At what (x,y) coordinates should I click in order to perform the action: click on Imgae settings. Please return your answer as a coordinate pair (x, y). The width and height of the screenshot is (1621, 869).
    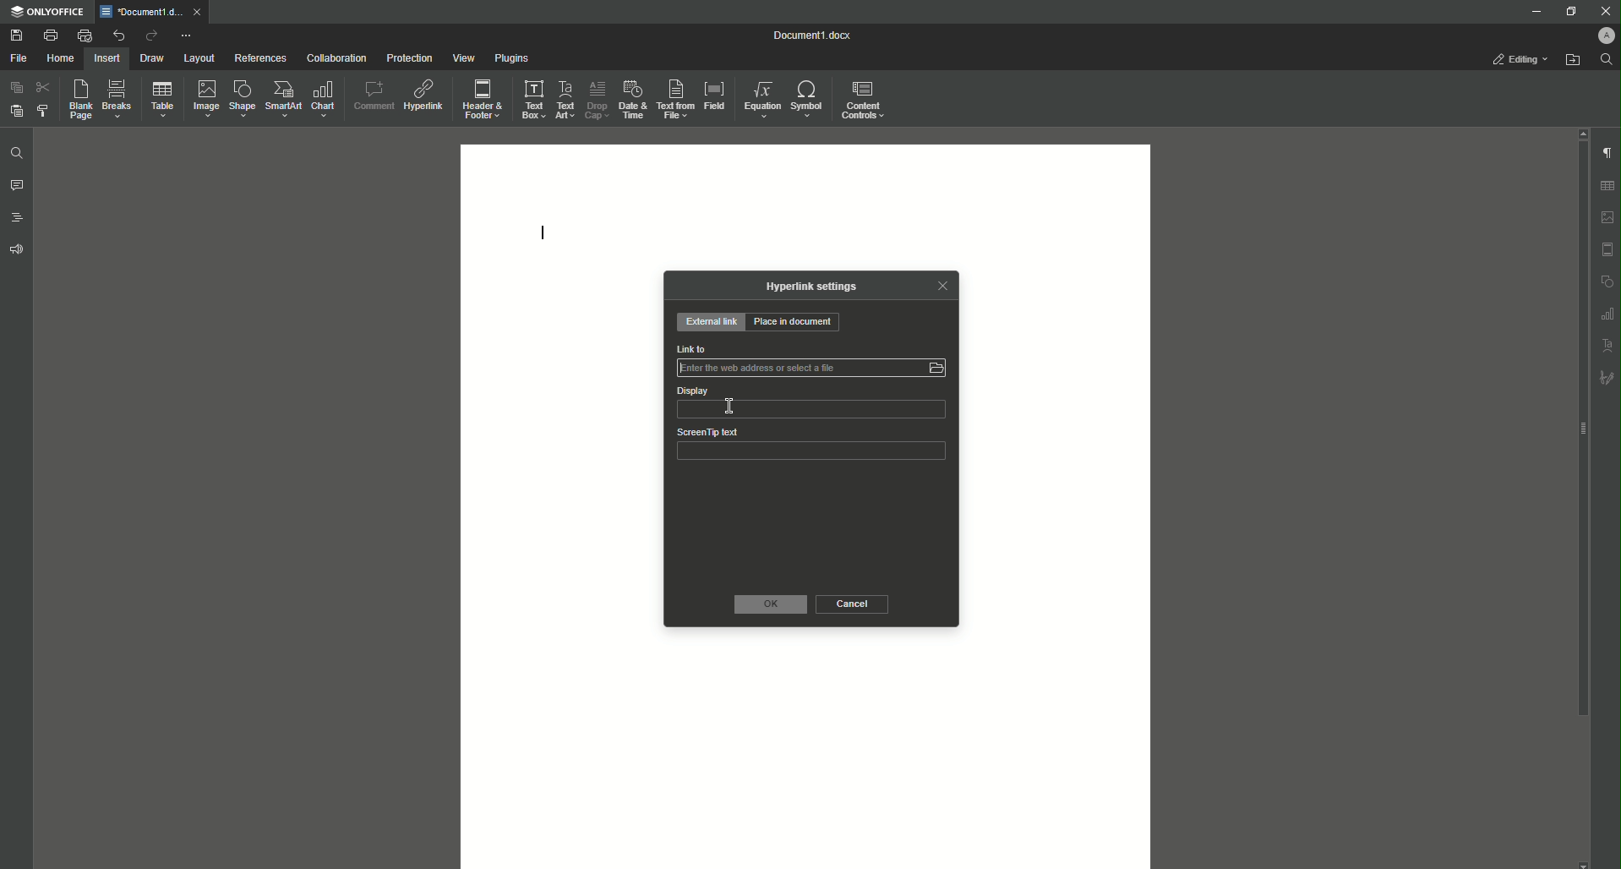
    Looking at the image, I should click on (1608, 218).